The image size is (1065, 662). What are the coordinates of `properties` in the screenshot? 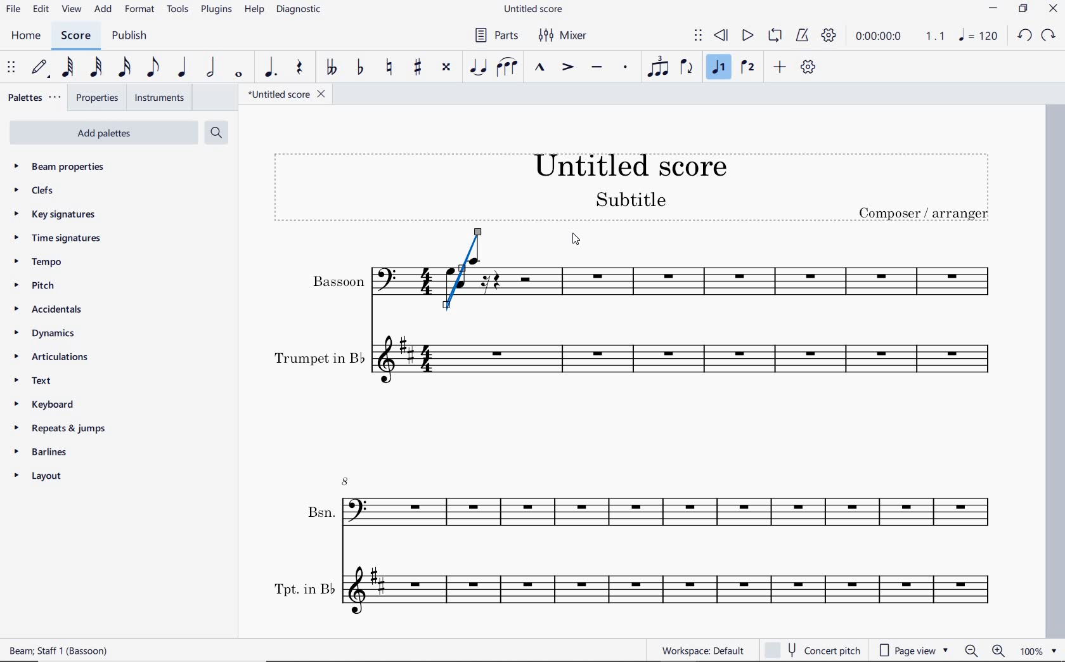 It's located at (94, 98).